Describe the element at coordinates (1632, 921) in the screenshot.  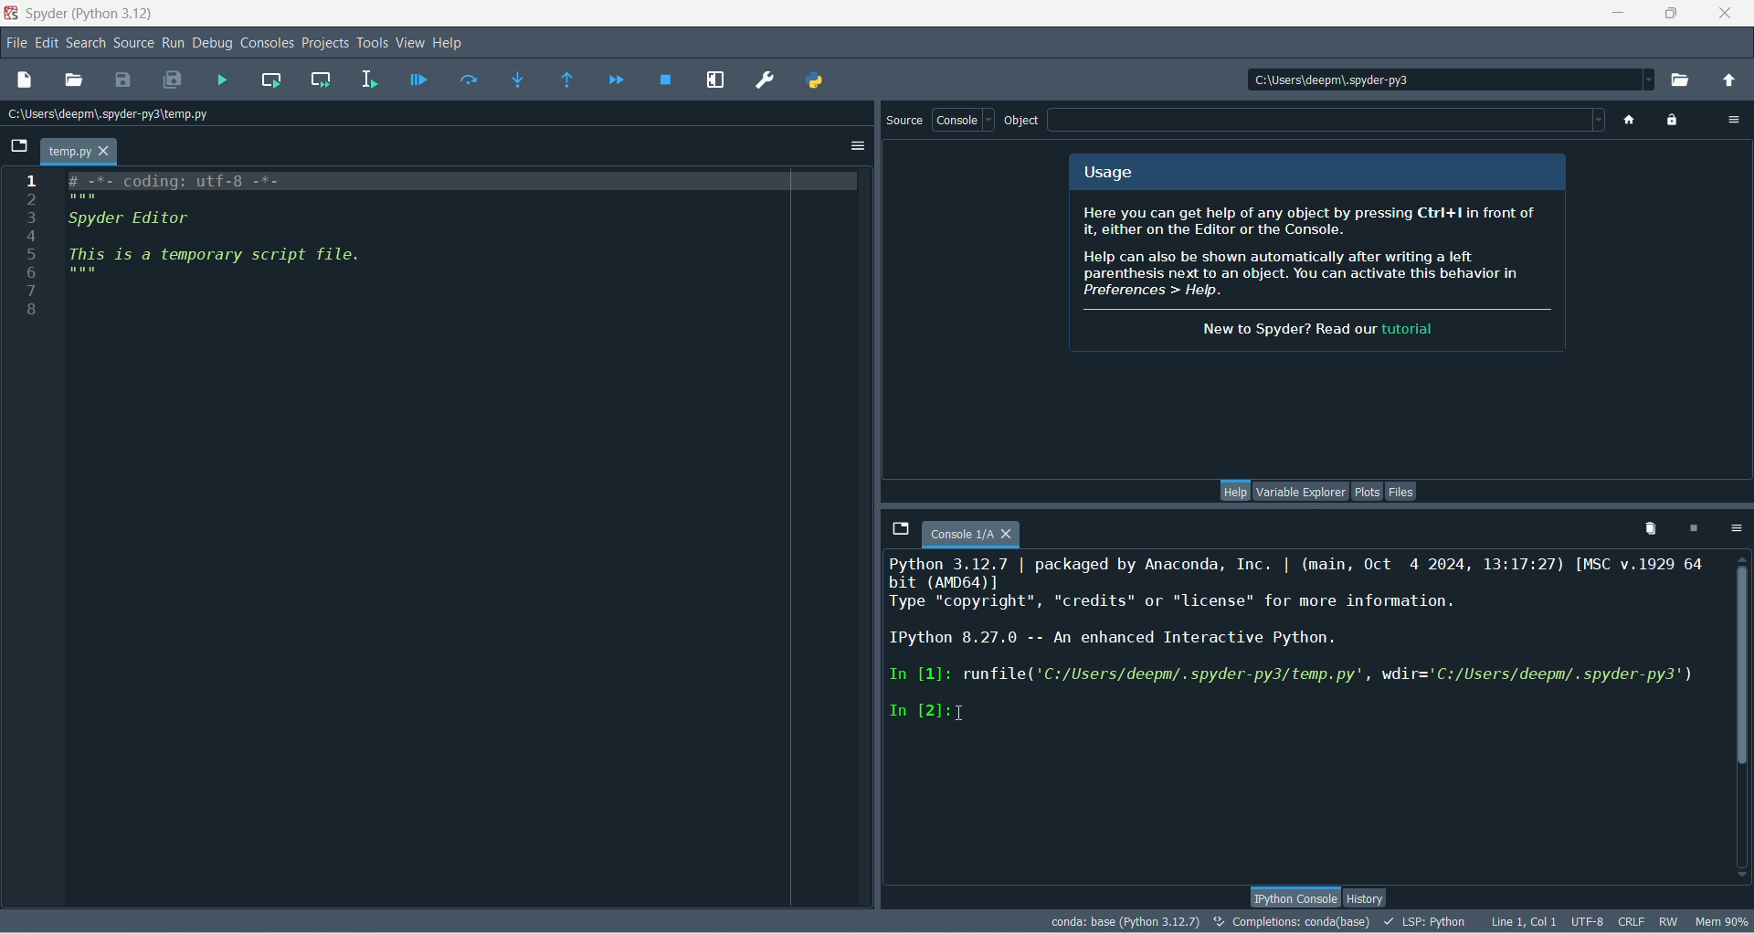
I see `CRLF` at that location.